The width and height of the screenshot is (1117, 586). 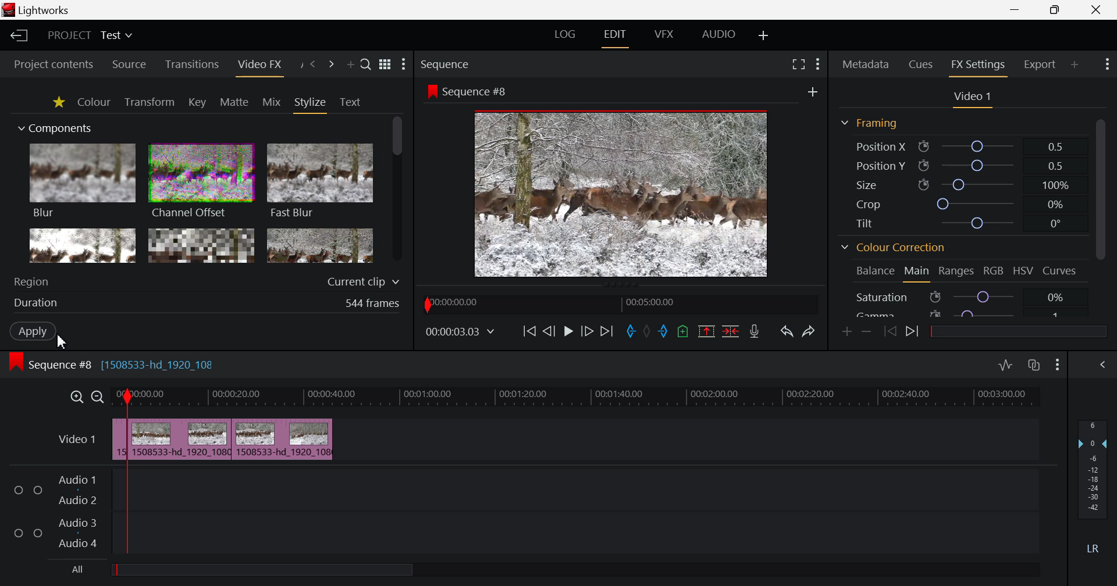 What do you see at coordinates (960, 166) in the screenshot?
I see `Position Y` at bounding box center [960, 166].